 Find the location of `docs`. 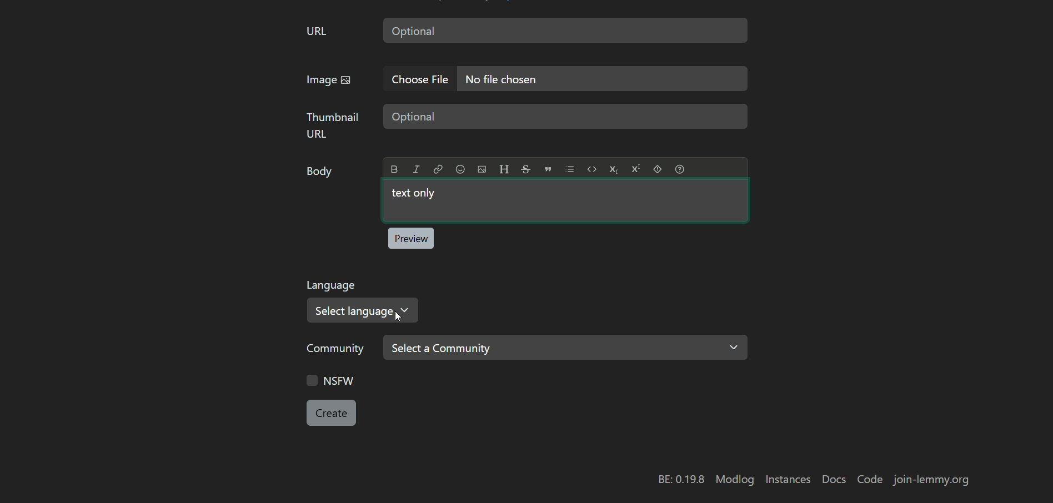

docs is located at coordinates (834, 480).